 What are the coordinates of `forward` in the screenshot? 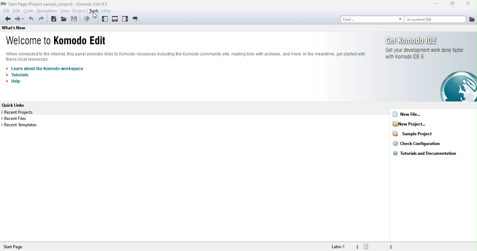 It's located at (20, 20).